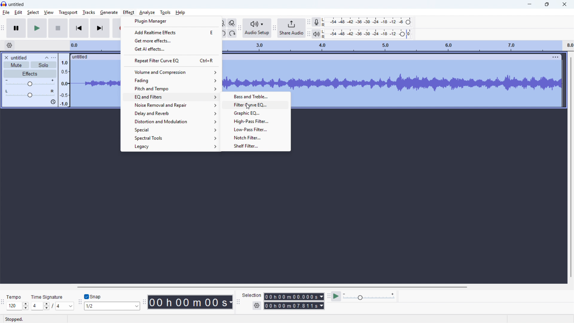 The height and width of the screenshot is (323, 574). Describe the element at coordinates (14, 319) in the screenshot. I see `stopped.` at that location.